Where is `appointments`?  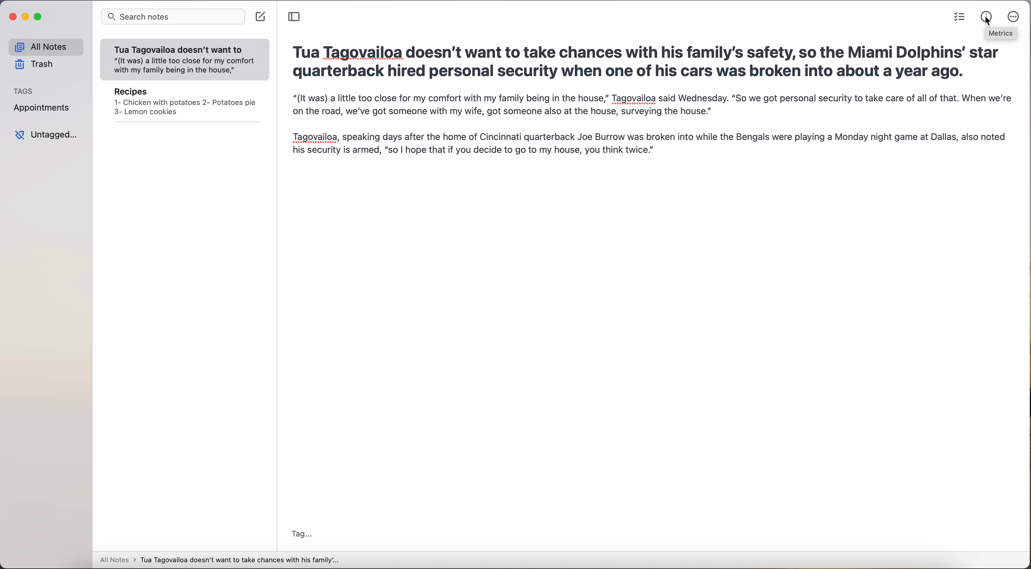 appointments is located at coordinates (41, 109).